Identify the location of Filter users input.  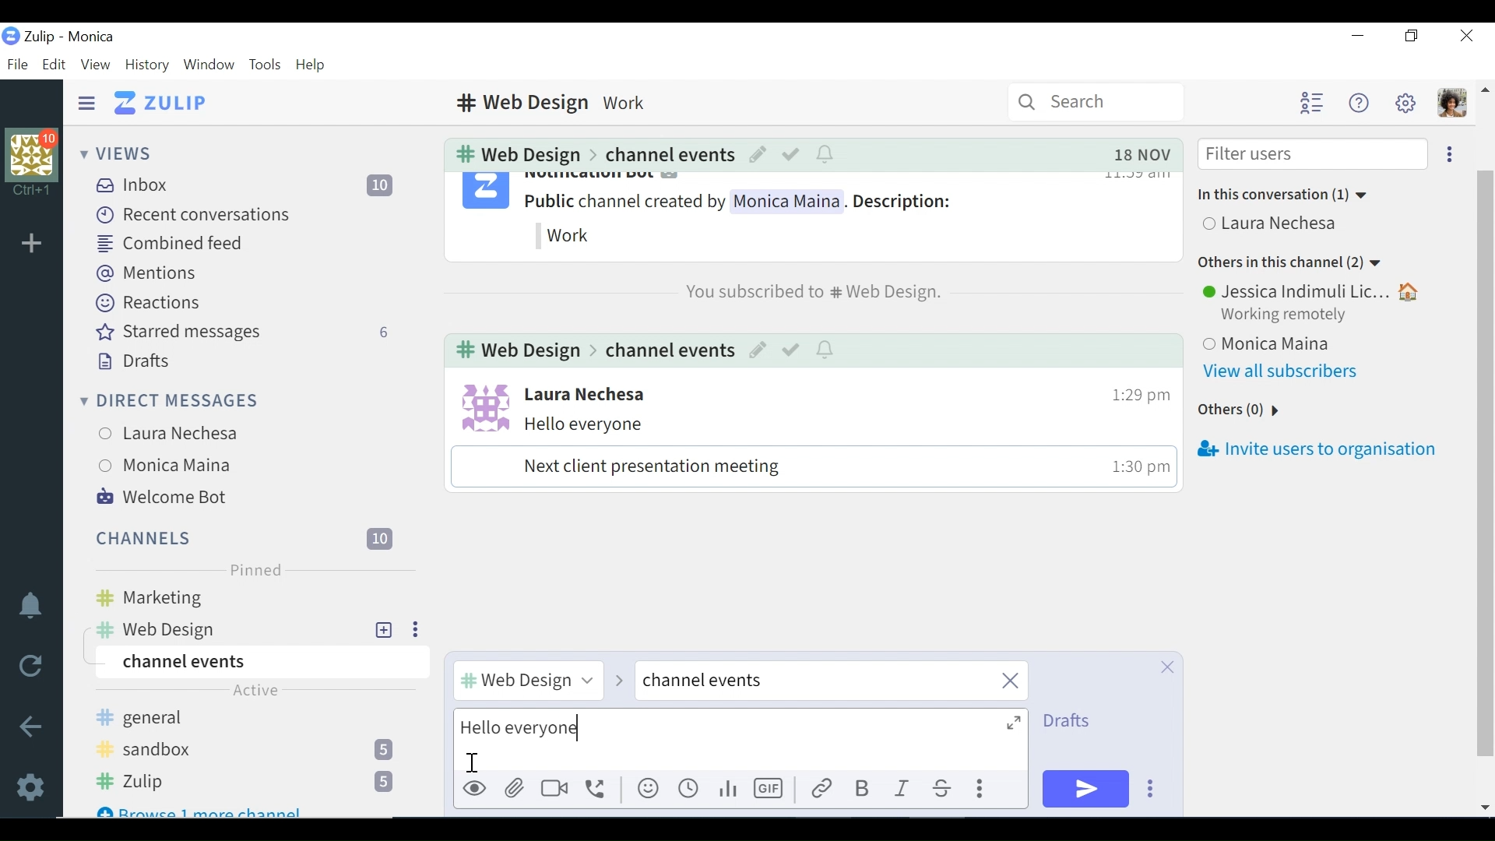
(1311, 155).